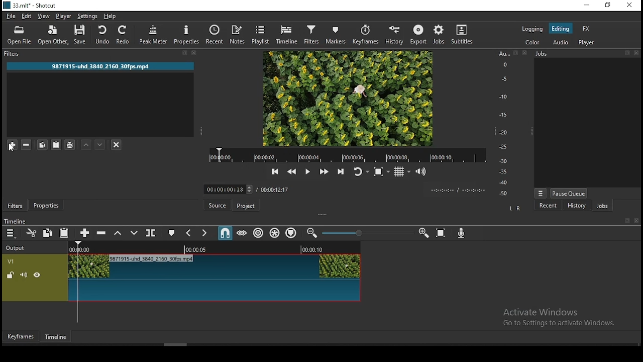 Image resolution: width=643 pixels, height=362 pixels. I want to click on more, so click(540, 193).